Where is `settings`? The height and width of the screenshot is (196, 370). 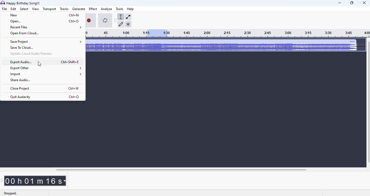
settings is located at coordinates (352, 41).